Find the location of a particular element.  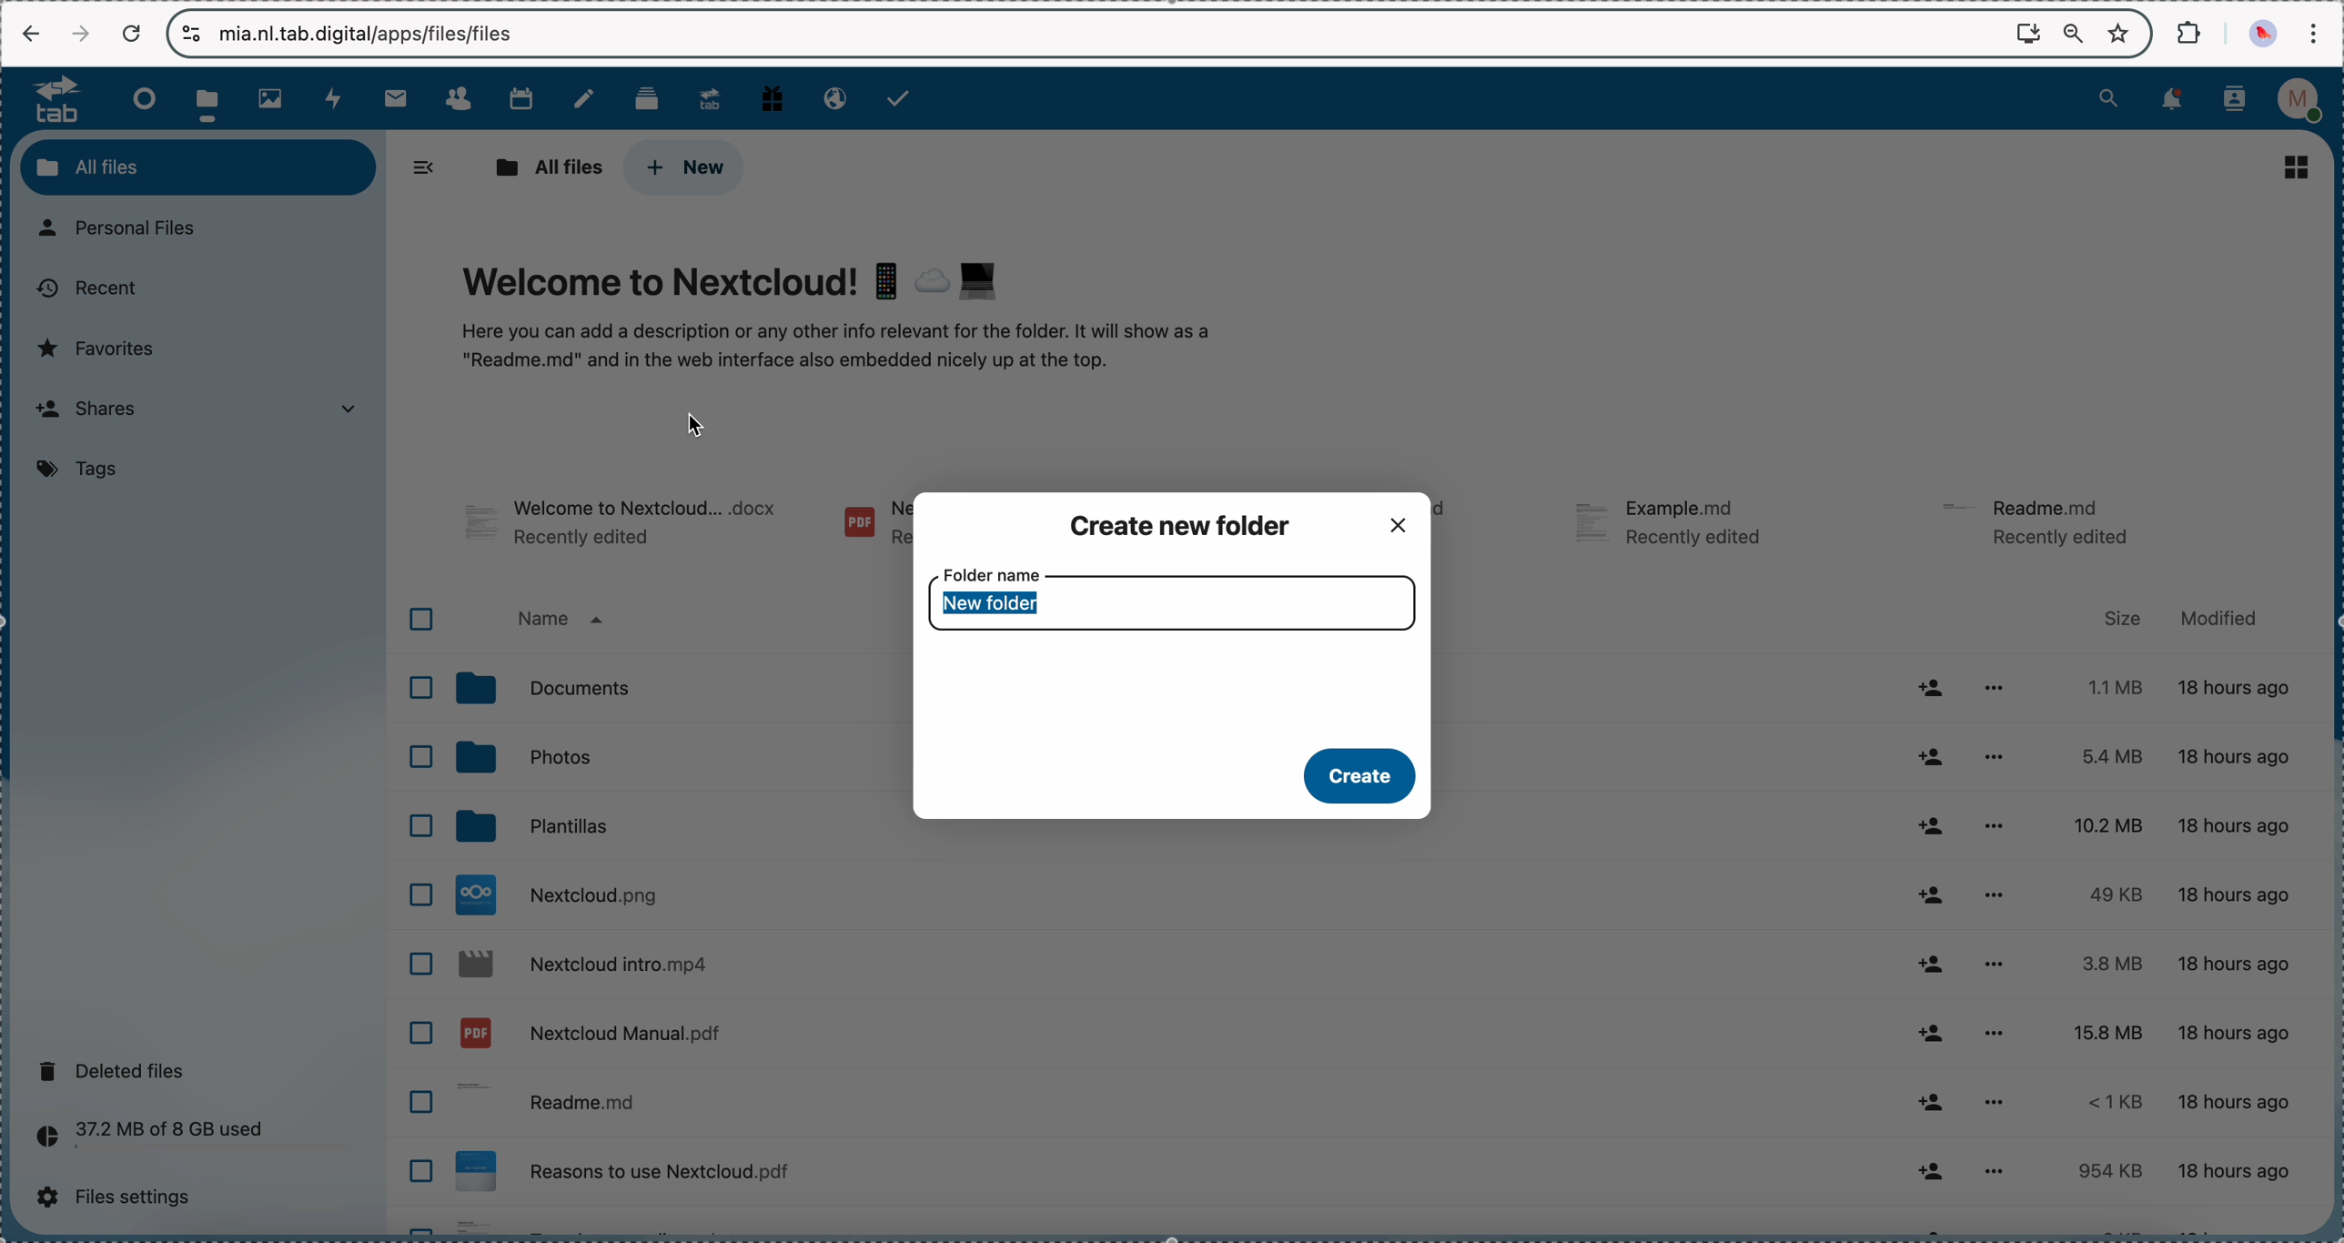

file is located at coordinates (1166, 1035).